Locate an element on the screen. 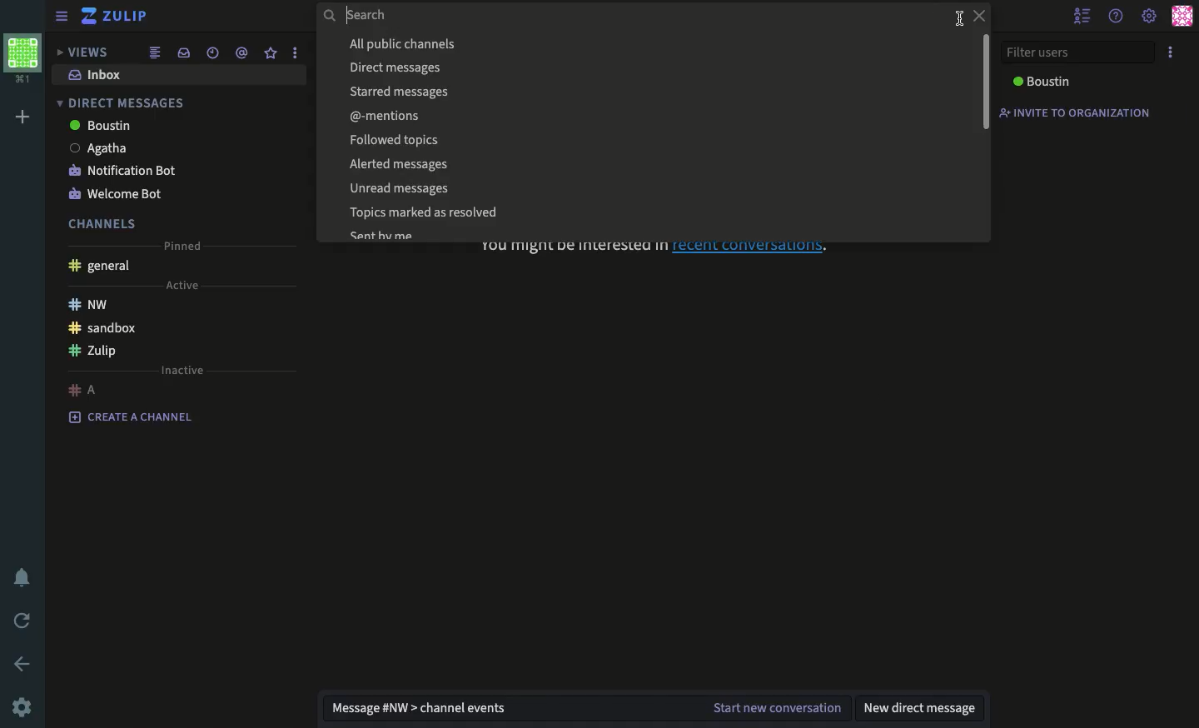  channels is located at coordinates (103, 223).